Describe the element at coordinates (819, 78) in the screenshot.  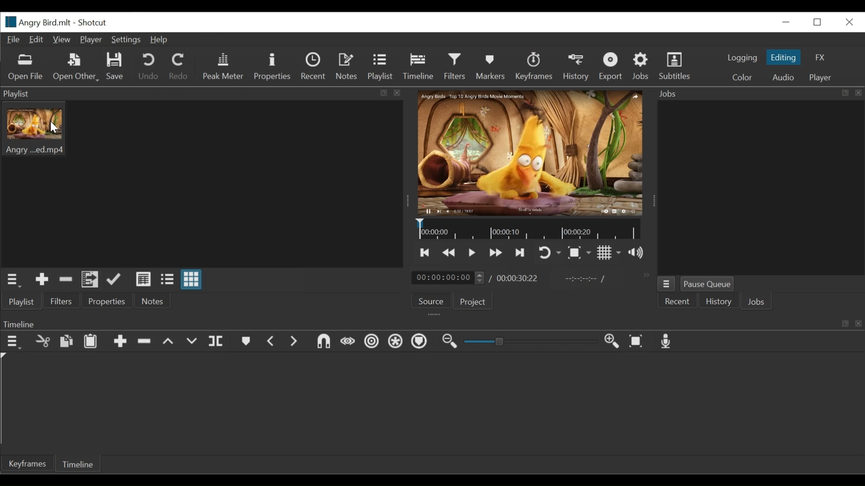
I see `player` at that location.